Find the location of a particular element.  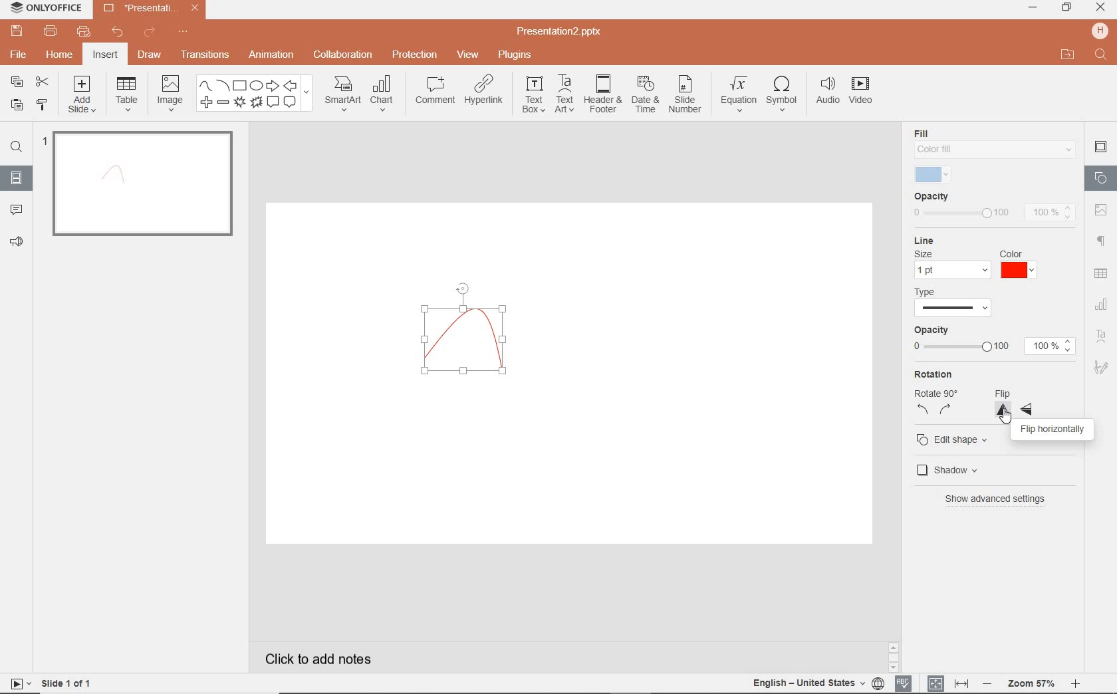

Presentation2.pptx is located at coordinates (151, 11).